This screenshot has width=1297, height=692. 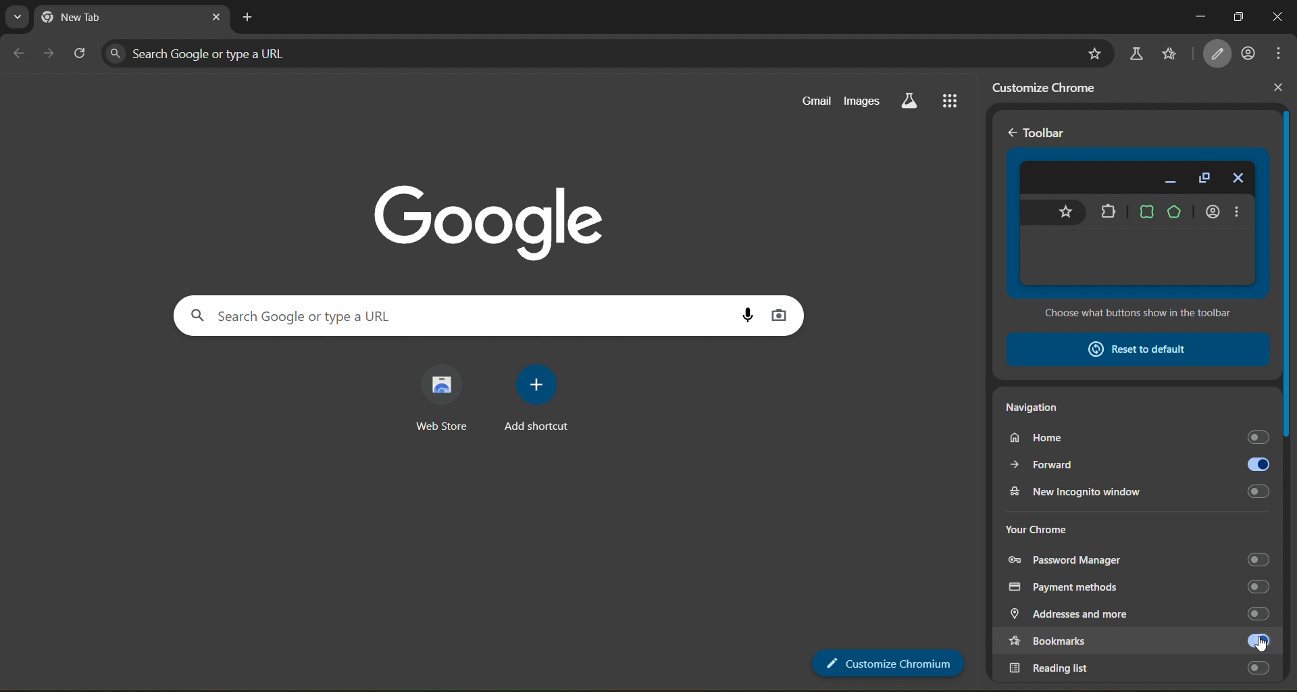 I want to click on password manager, so click(x=1140, y=557).